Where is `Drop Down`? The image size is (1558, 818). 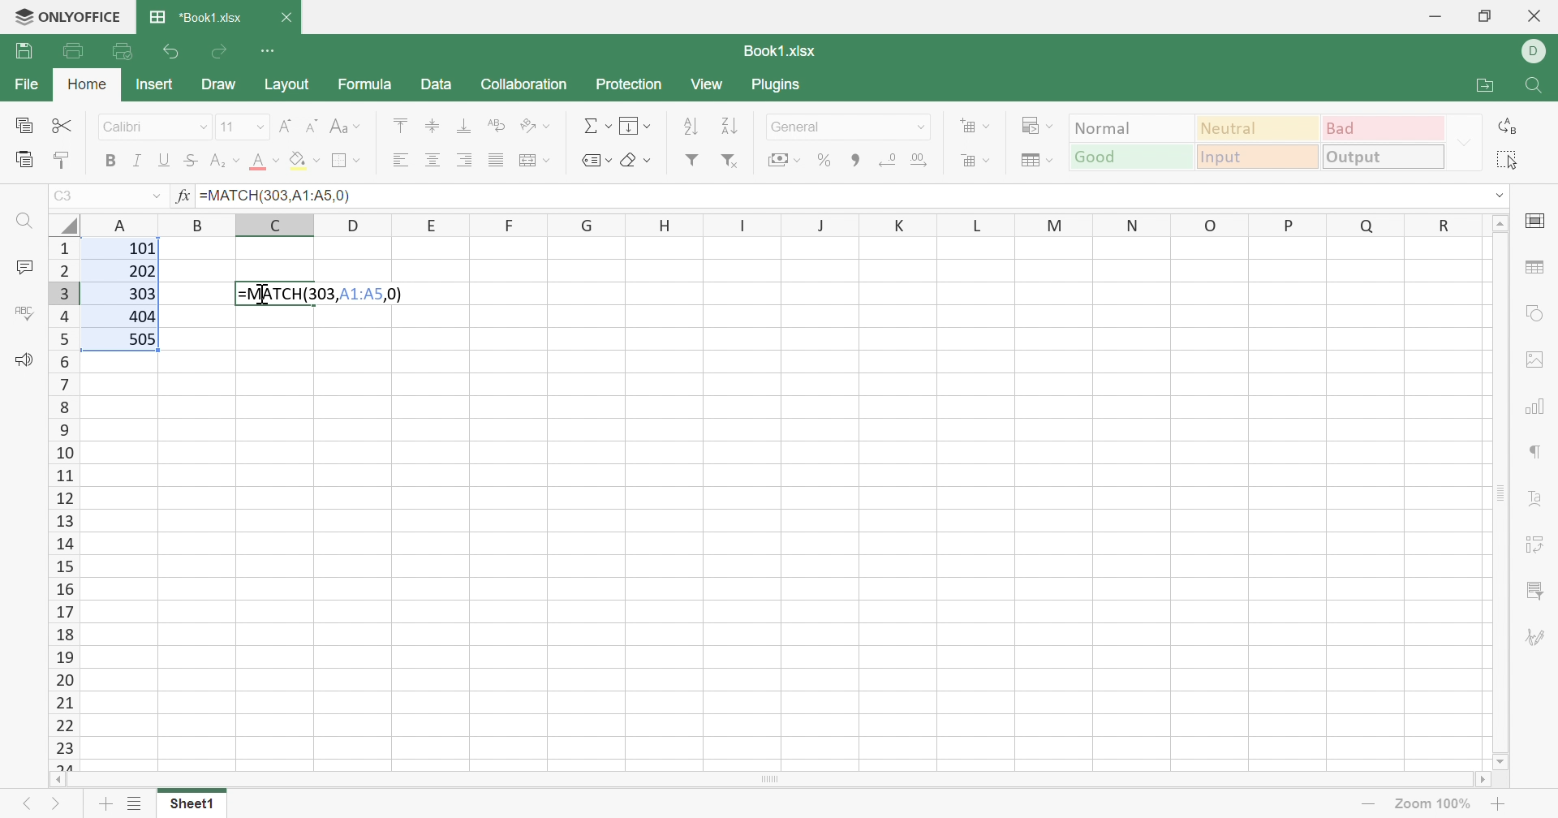 Drop Down is located at coordinates (206, 128).